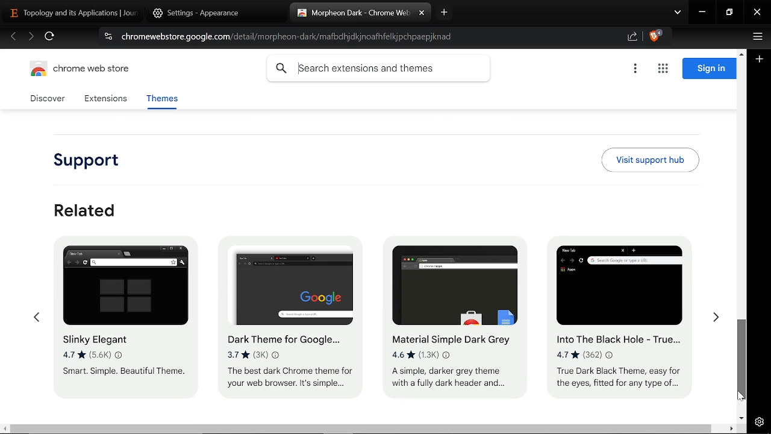 This screenshot has height=434, width=771. I want to click on Themes, so click(161, 101).